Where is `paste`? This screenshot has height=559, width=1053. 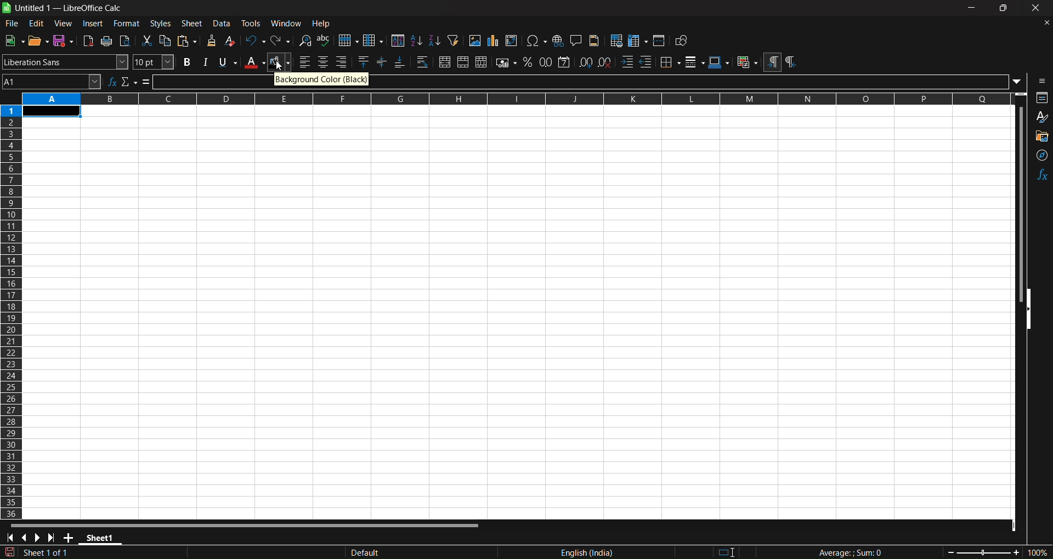 paste is located at coordinates (188, 40).